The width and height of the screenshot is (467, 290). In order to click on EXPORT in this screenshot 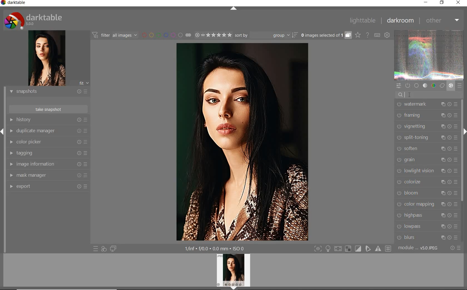, I will do `click(47, 187)`.